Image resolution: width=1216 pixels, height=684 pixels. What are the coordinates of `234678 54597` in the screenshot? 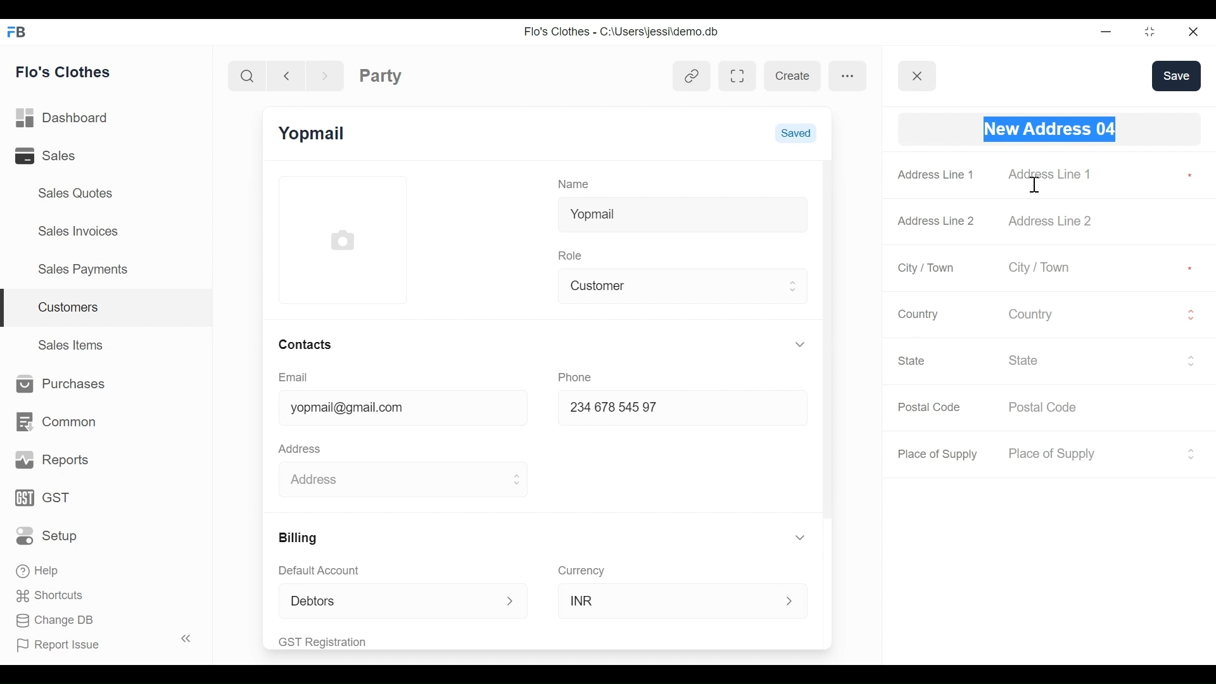 It's located at (670, 409).